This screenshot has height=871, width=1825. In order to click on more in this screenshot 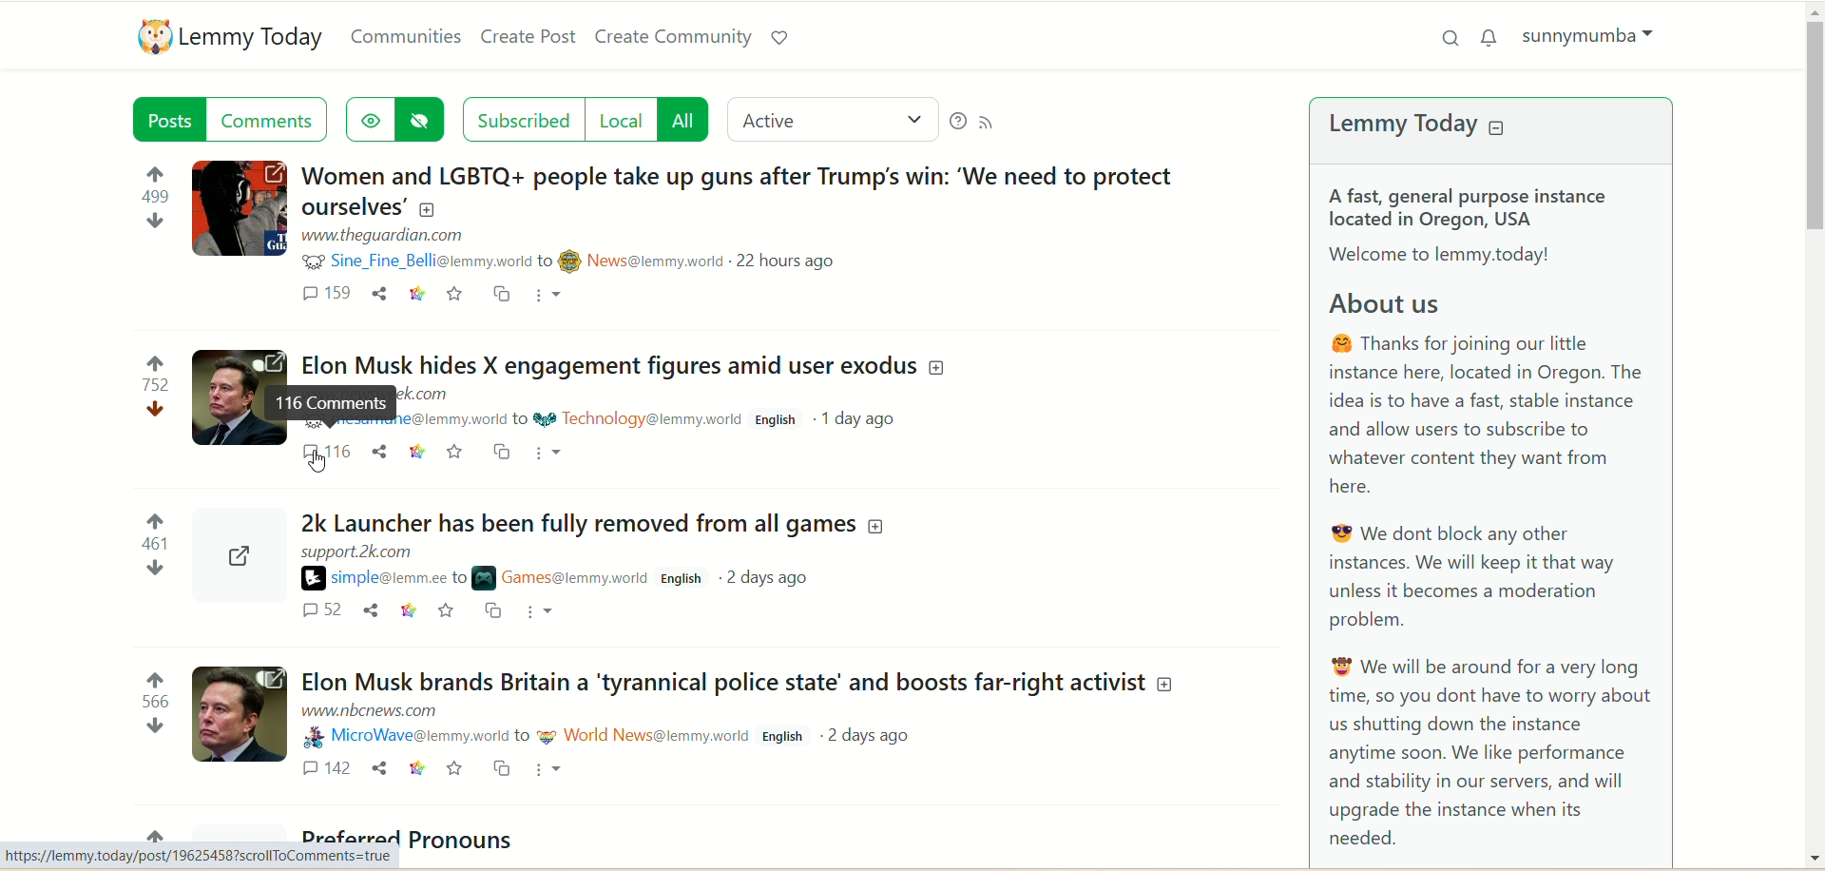, I will do `click(546, 294)`.